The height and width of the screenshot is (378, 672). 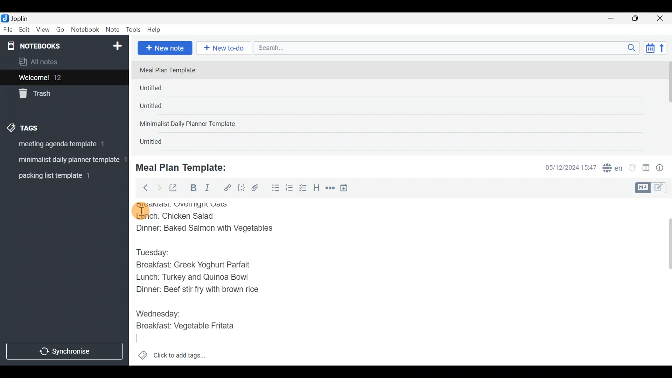 What do you see at coordinates (330, 189) in the screenshot?
I see `Horizontal rule` at bounding box center [330, 189].